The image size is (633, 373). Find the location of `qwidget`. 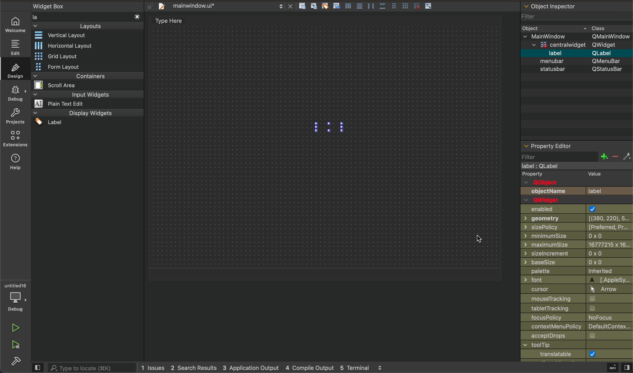

qwidget is located at coordinates (546, 200).